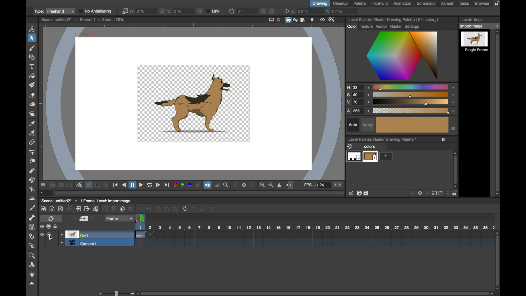 This screenshot has height=296, width=526. I want to click on table, so click(279, 20).